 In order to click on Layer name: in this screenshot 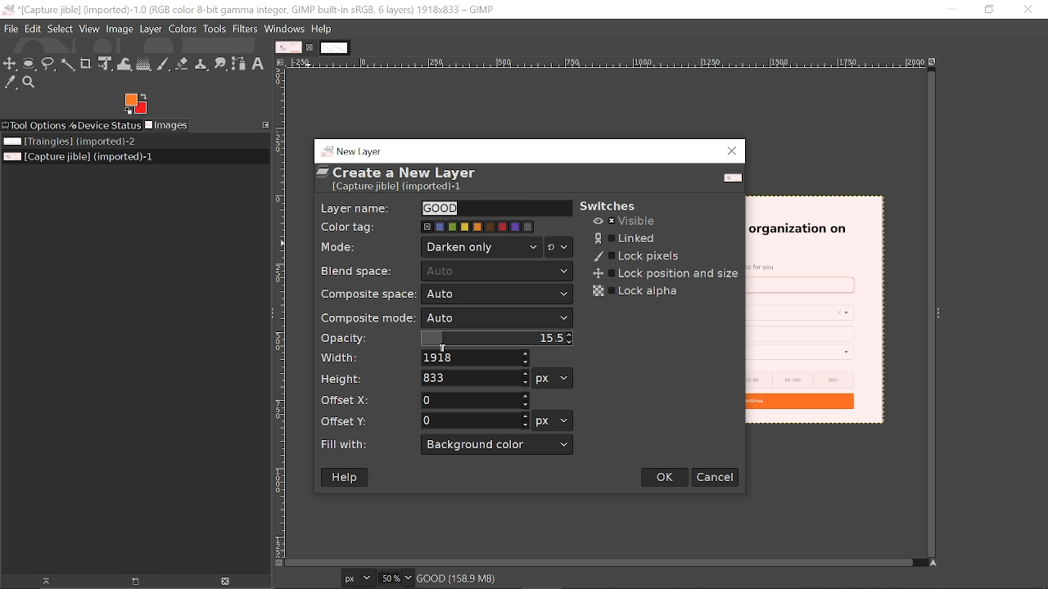, I will do `click(356, 207)`.